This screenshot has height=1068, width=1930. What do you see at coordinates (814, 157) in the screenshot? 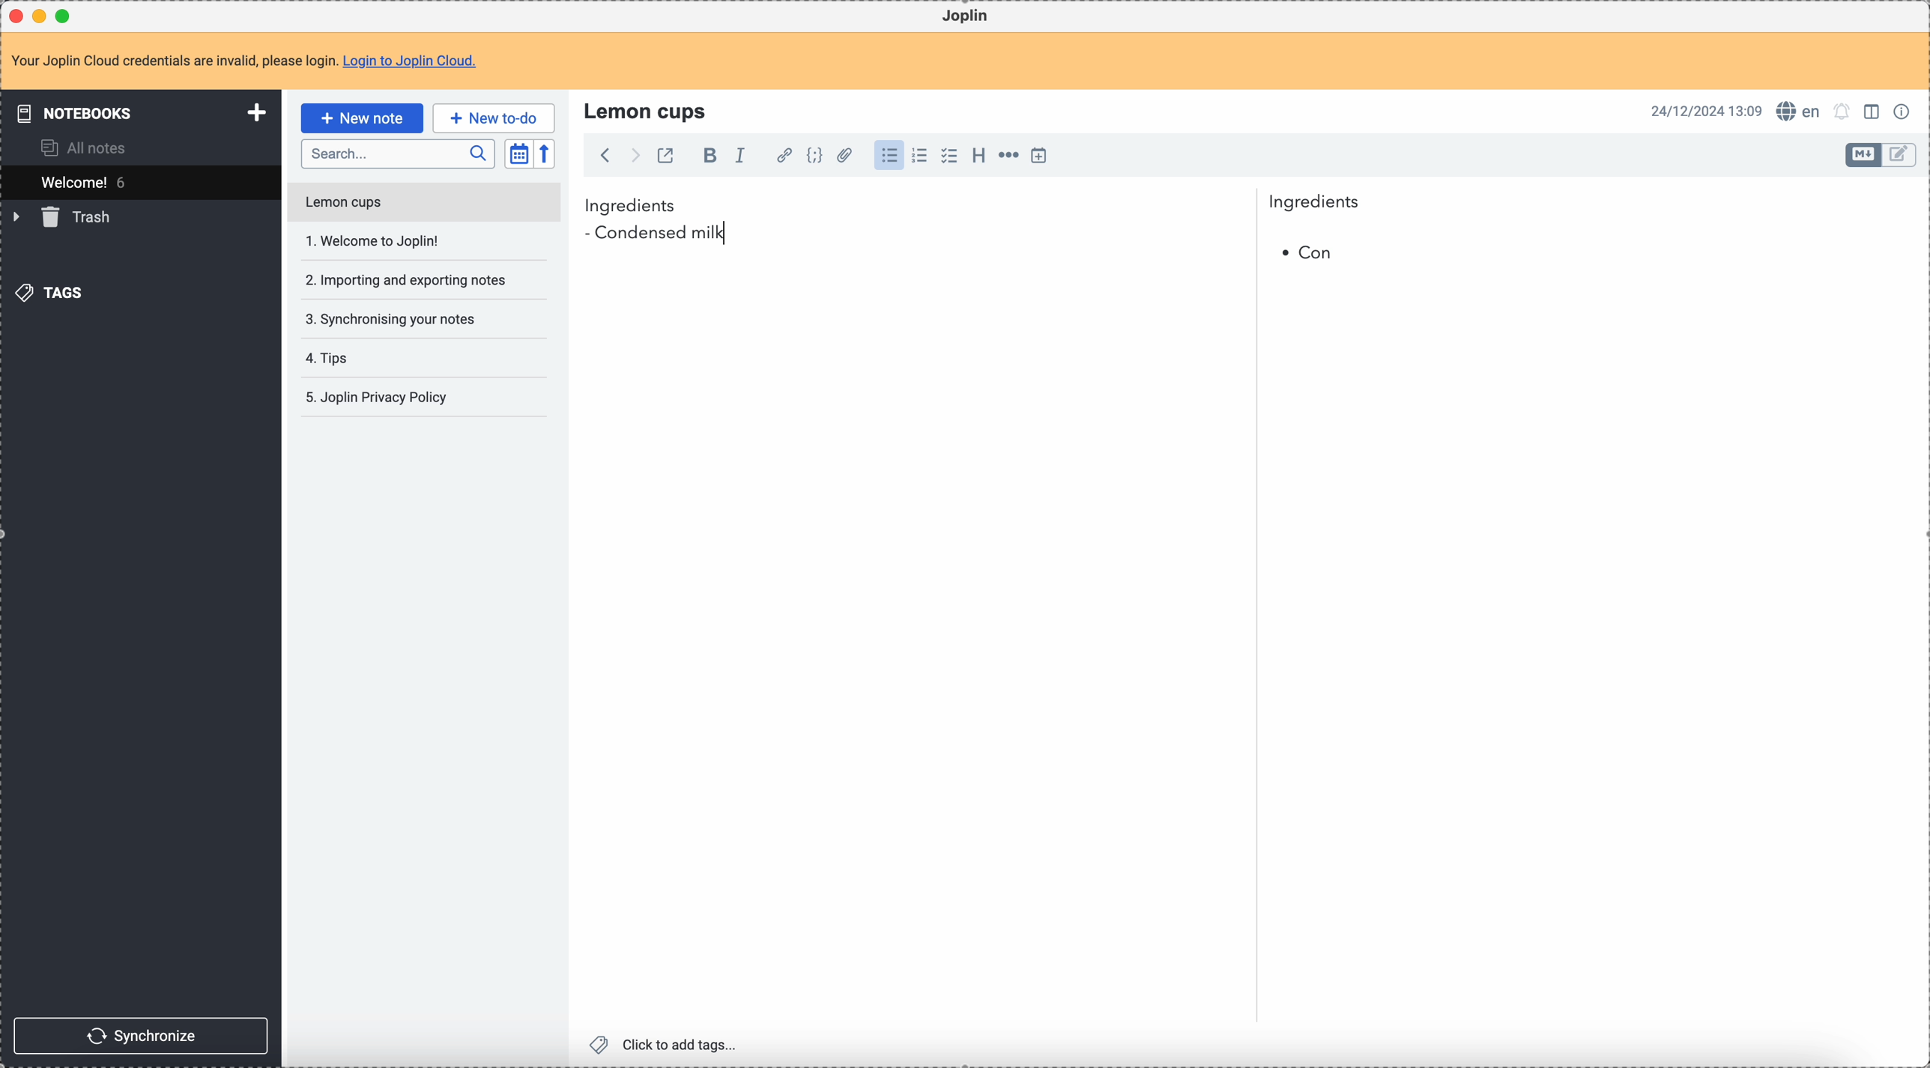
I see `code` at bounding box center [814, 157].